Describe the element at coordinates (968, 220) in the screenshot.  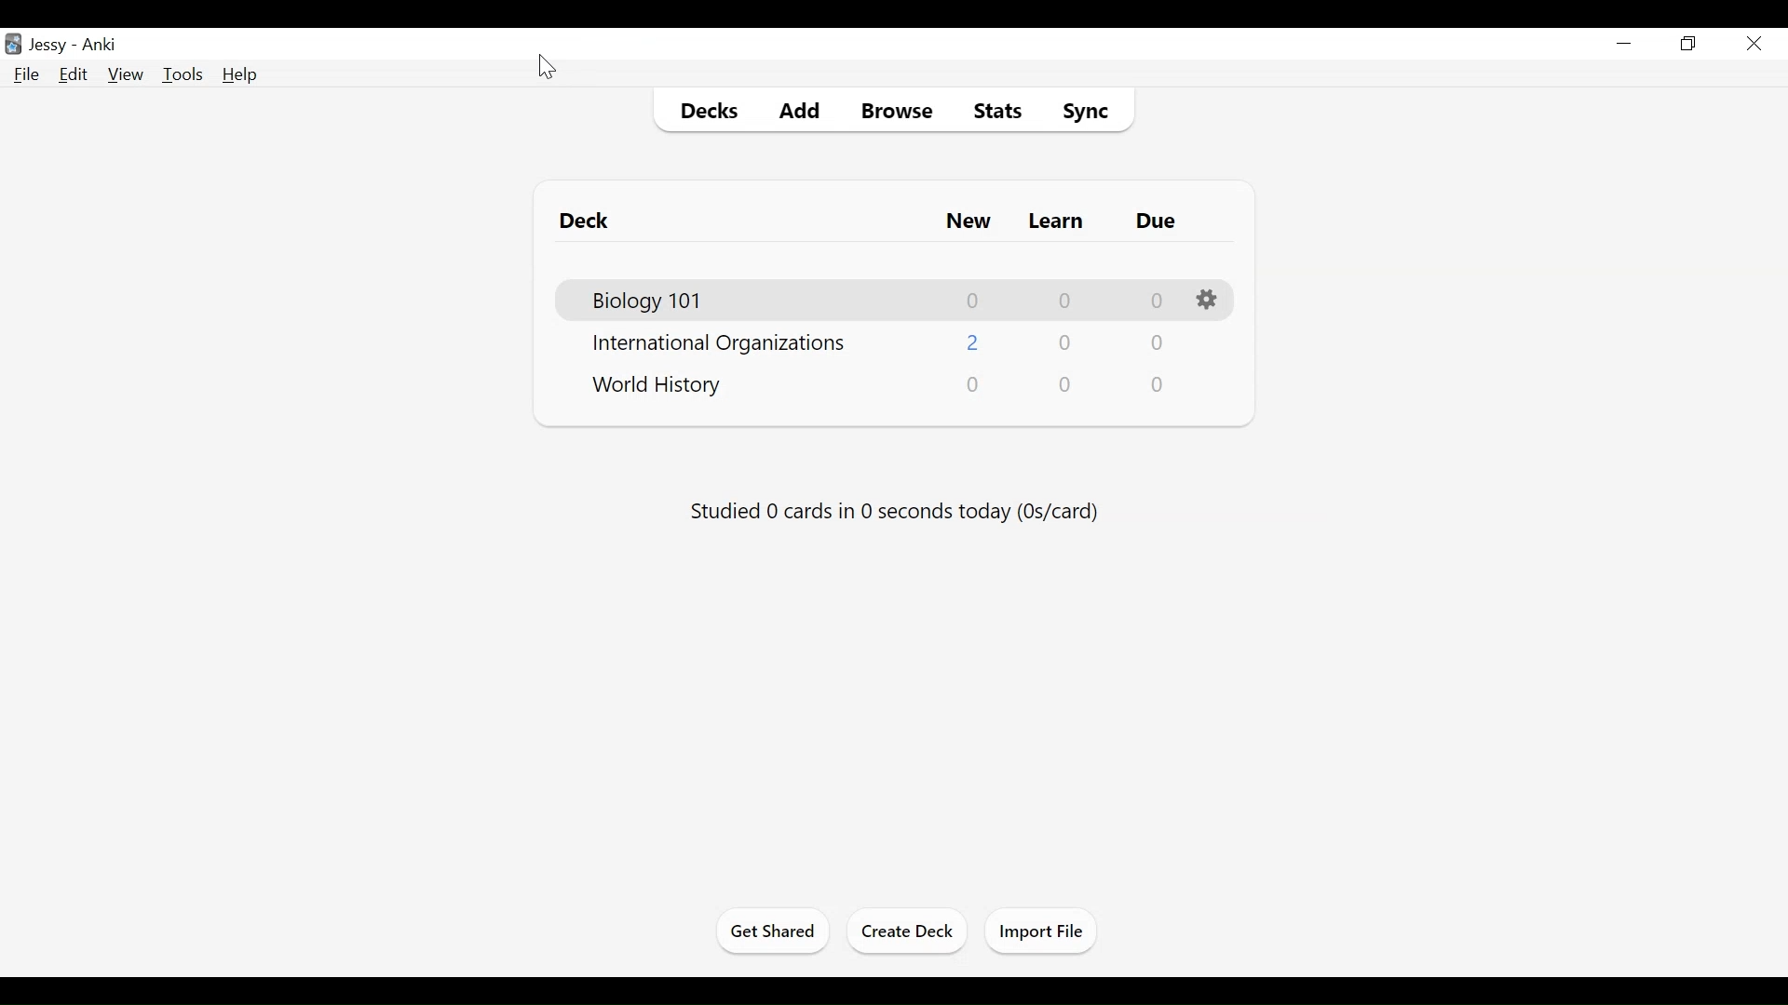
I see `New Card` at that location.